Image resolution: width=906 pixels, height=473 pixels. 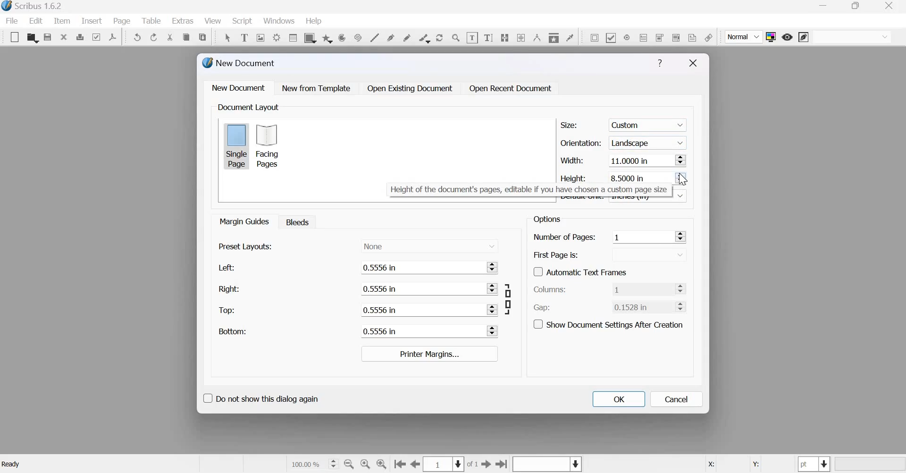 What do you see at coordinates (327, 37) in the screenshot?
I see `arc` at bounding box center [327, 37].